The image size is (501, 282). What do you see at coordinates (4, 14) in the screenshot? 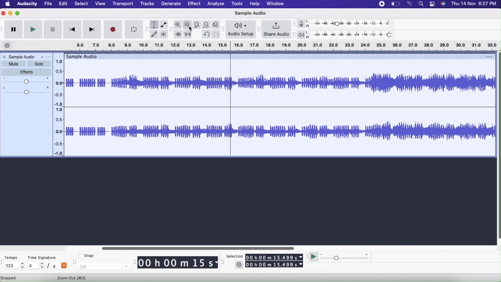
I see `Close` at bounding box center [4, 14].